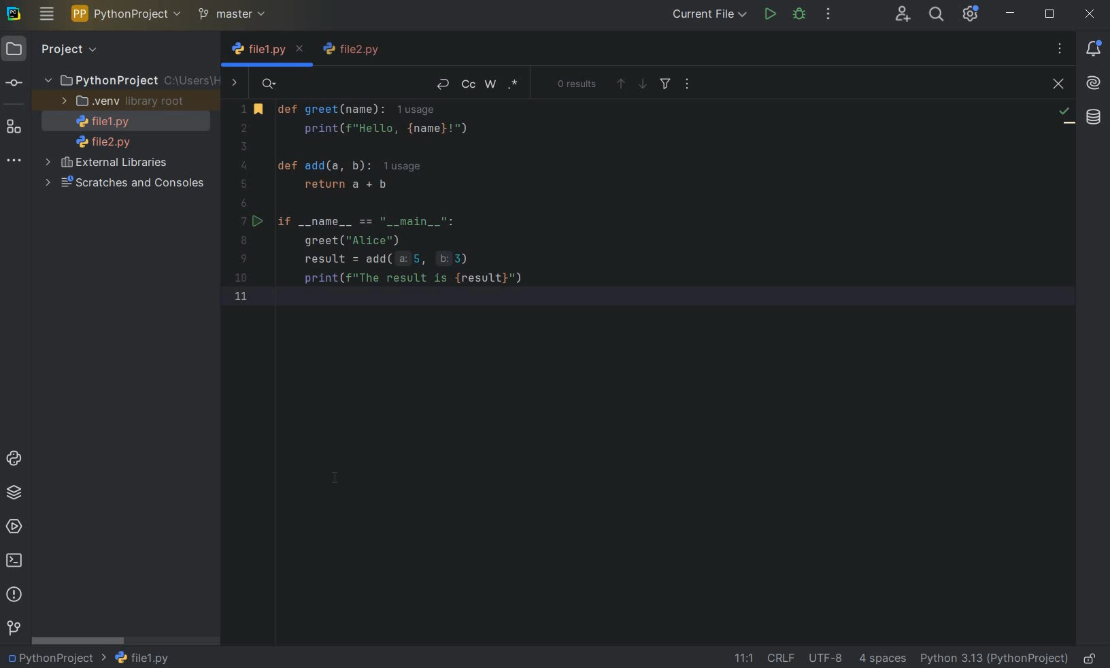 The image size is (1110, 668). Describe the element at coordinates (16, 455) in the screenshot. I see `PYTHON CONSOLE` at that location.